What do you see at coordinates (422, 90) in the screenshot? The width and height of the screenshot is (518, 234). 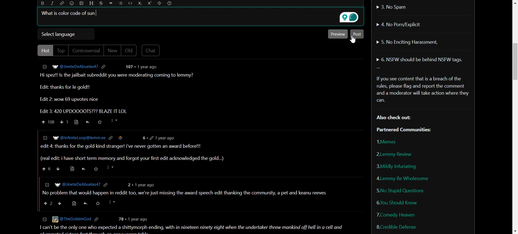 I see `Text` at bounding box center [422, 90].